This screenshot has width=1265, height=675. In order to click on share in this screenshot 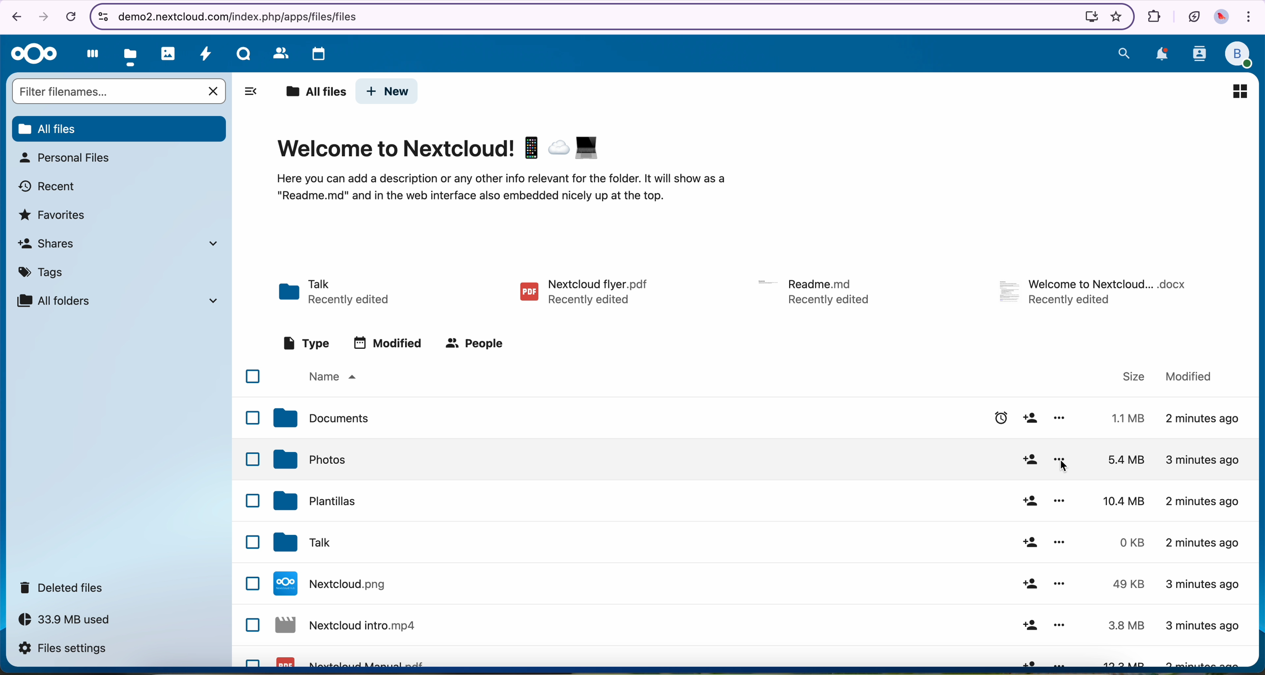, I will do `click(1031, 660)`.